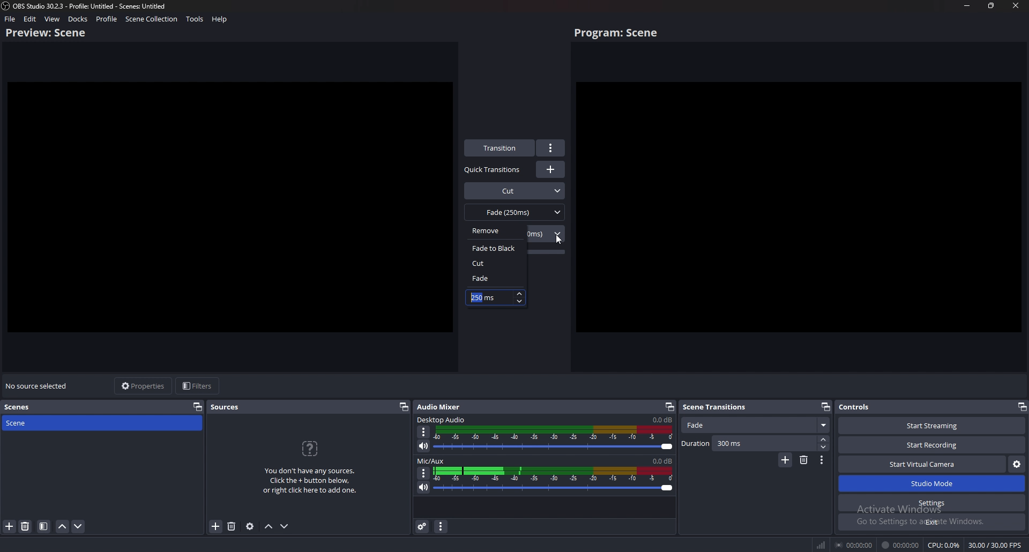  Describe the element at coordinates (499, 230) in the screenshot. I see `remove` at that location.